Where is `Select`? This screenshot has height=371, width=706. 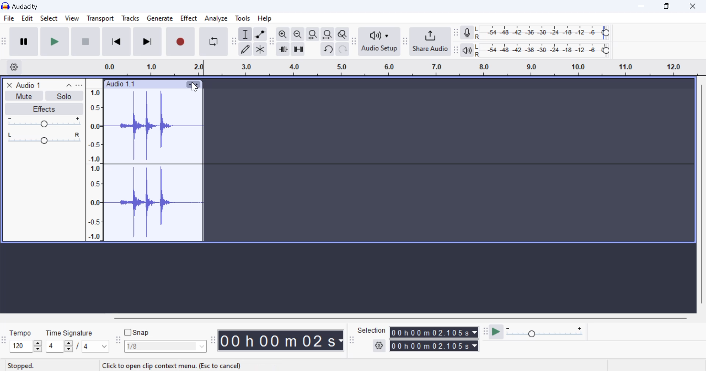
Select is located at coordinates (49, 20).